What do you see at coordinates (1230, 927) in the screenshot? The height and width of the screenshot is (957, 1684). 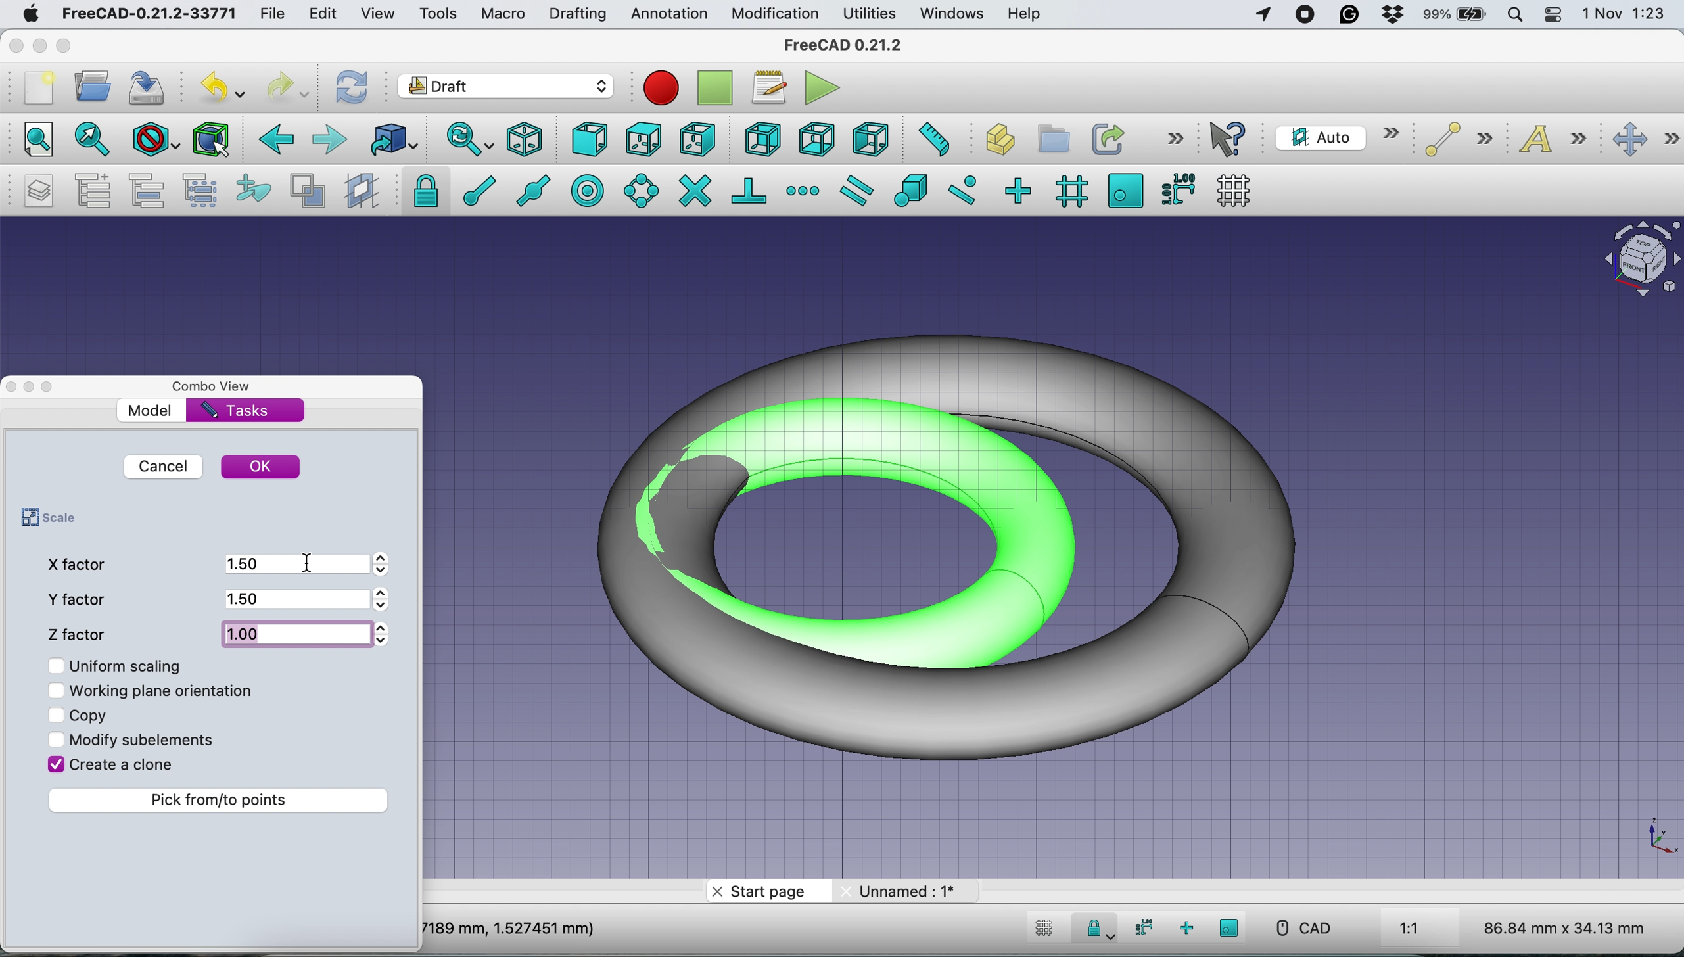 I see `snap working plane` at bounding box center [1230, 927].